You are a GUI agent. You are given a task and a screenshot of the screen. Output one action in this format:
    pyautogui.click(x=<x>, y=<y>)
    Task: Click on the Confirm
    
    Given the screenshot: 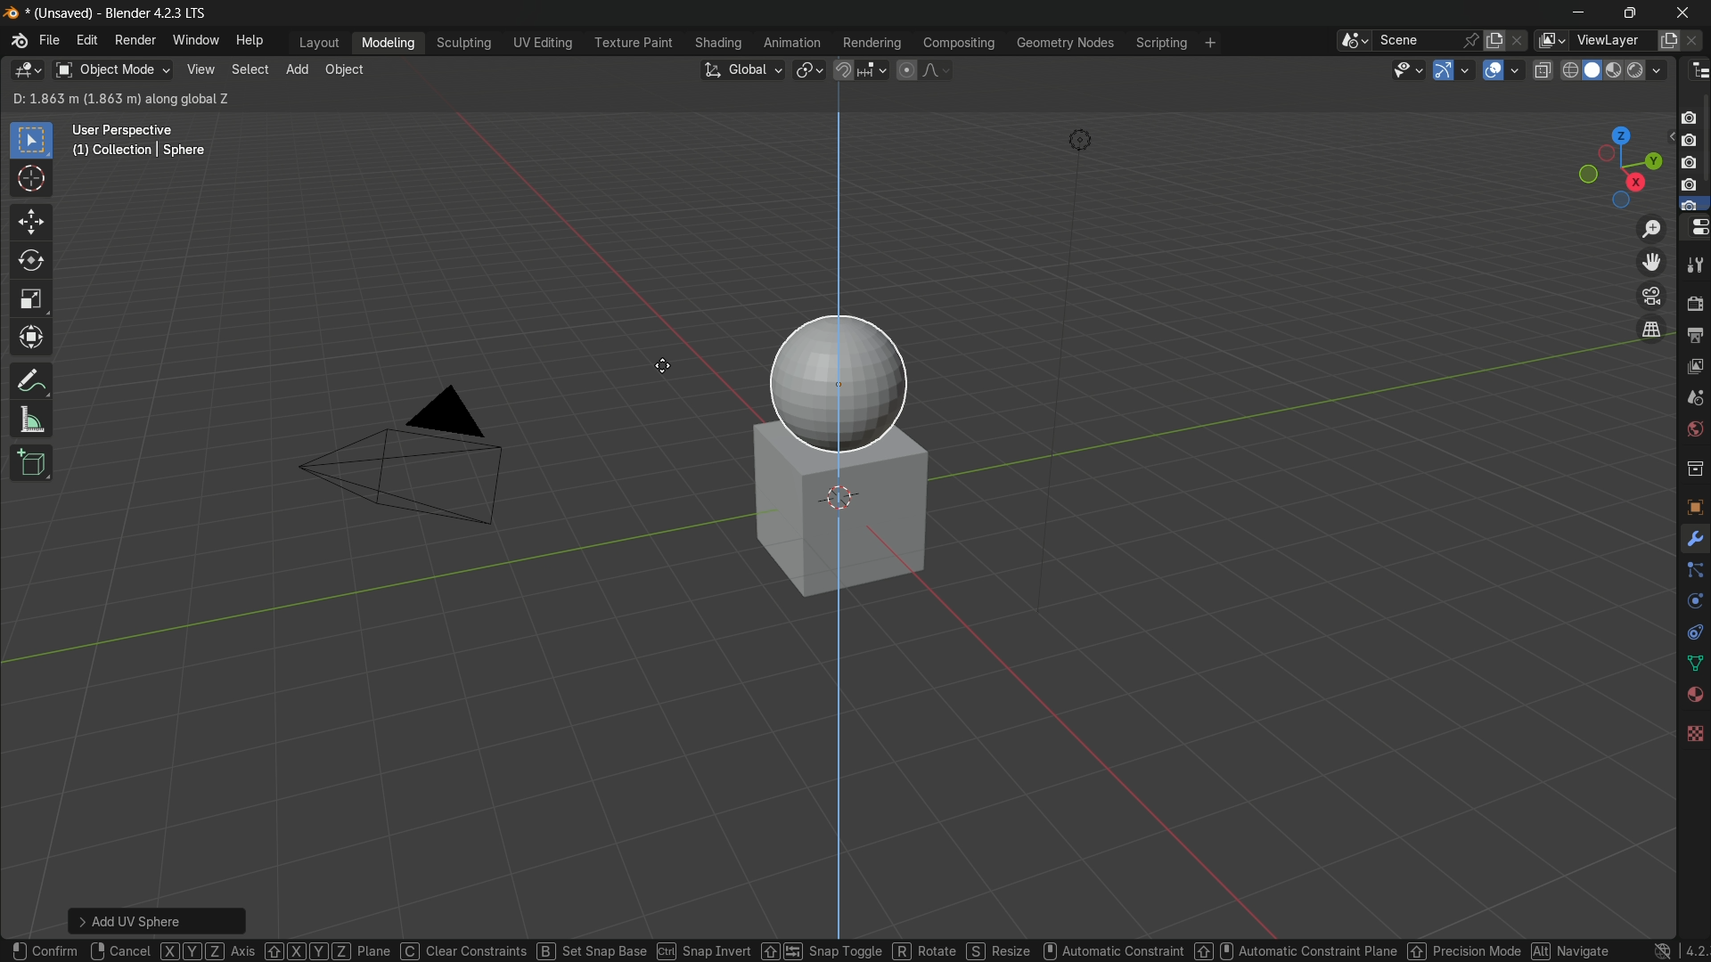 What is the action you would take?
    pyautogui.click(x=43, y=950)
    